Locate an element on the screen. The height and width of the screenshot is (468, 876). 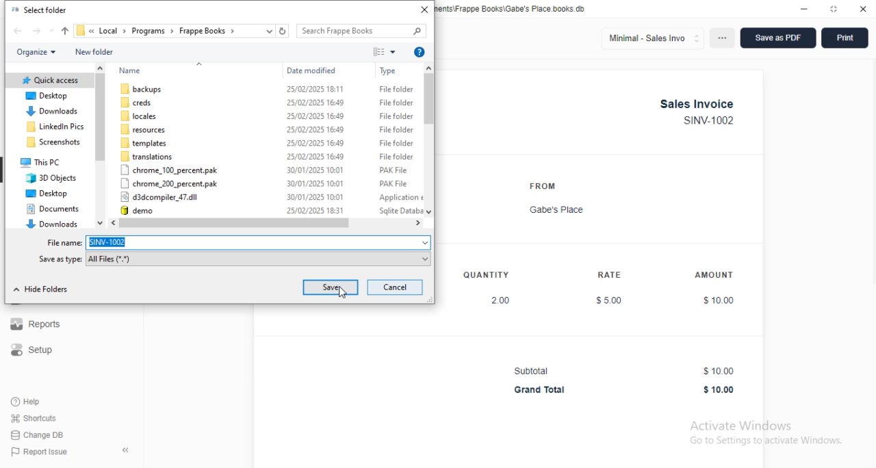
drop down is located at coordinates (92, 31).